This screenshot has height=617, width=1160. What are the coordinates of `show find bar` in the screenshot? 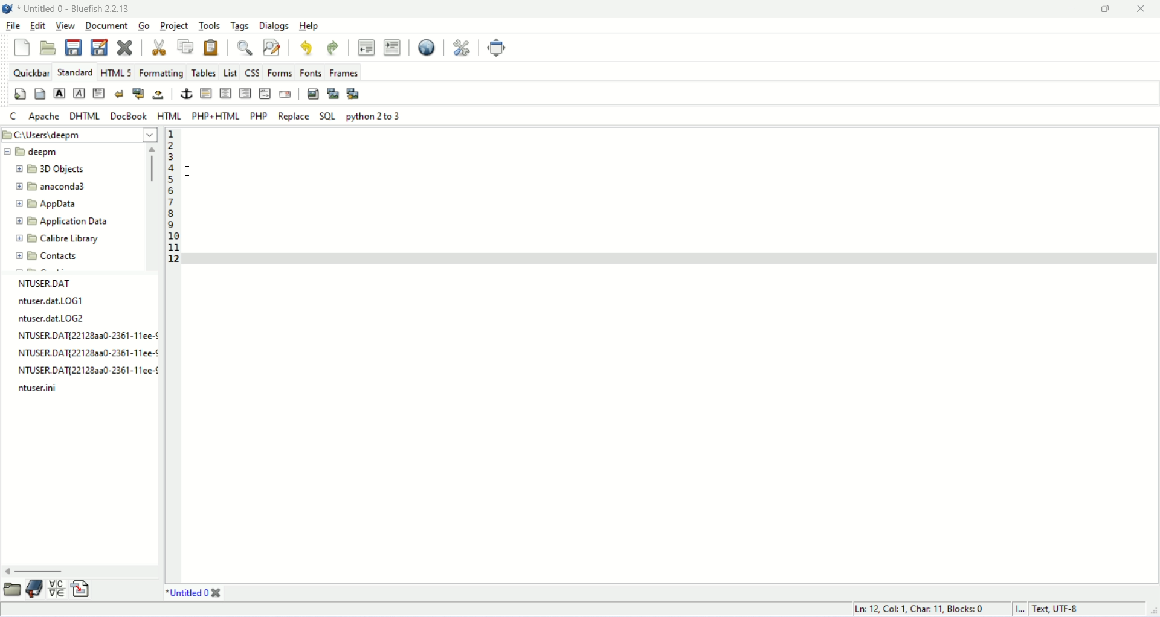 It's located at (247, 48).